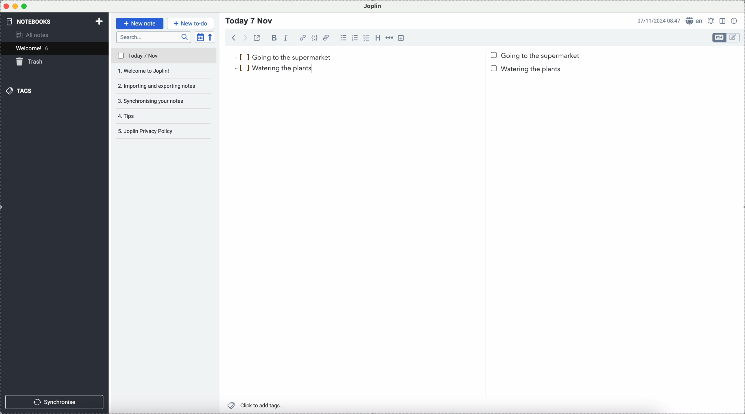 This screenshot has width=745, height=414. I want to click on all notes, so click(33, 34).